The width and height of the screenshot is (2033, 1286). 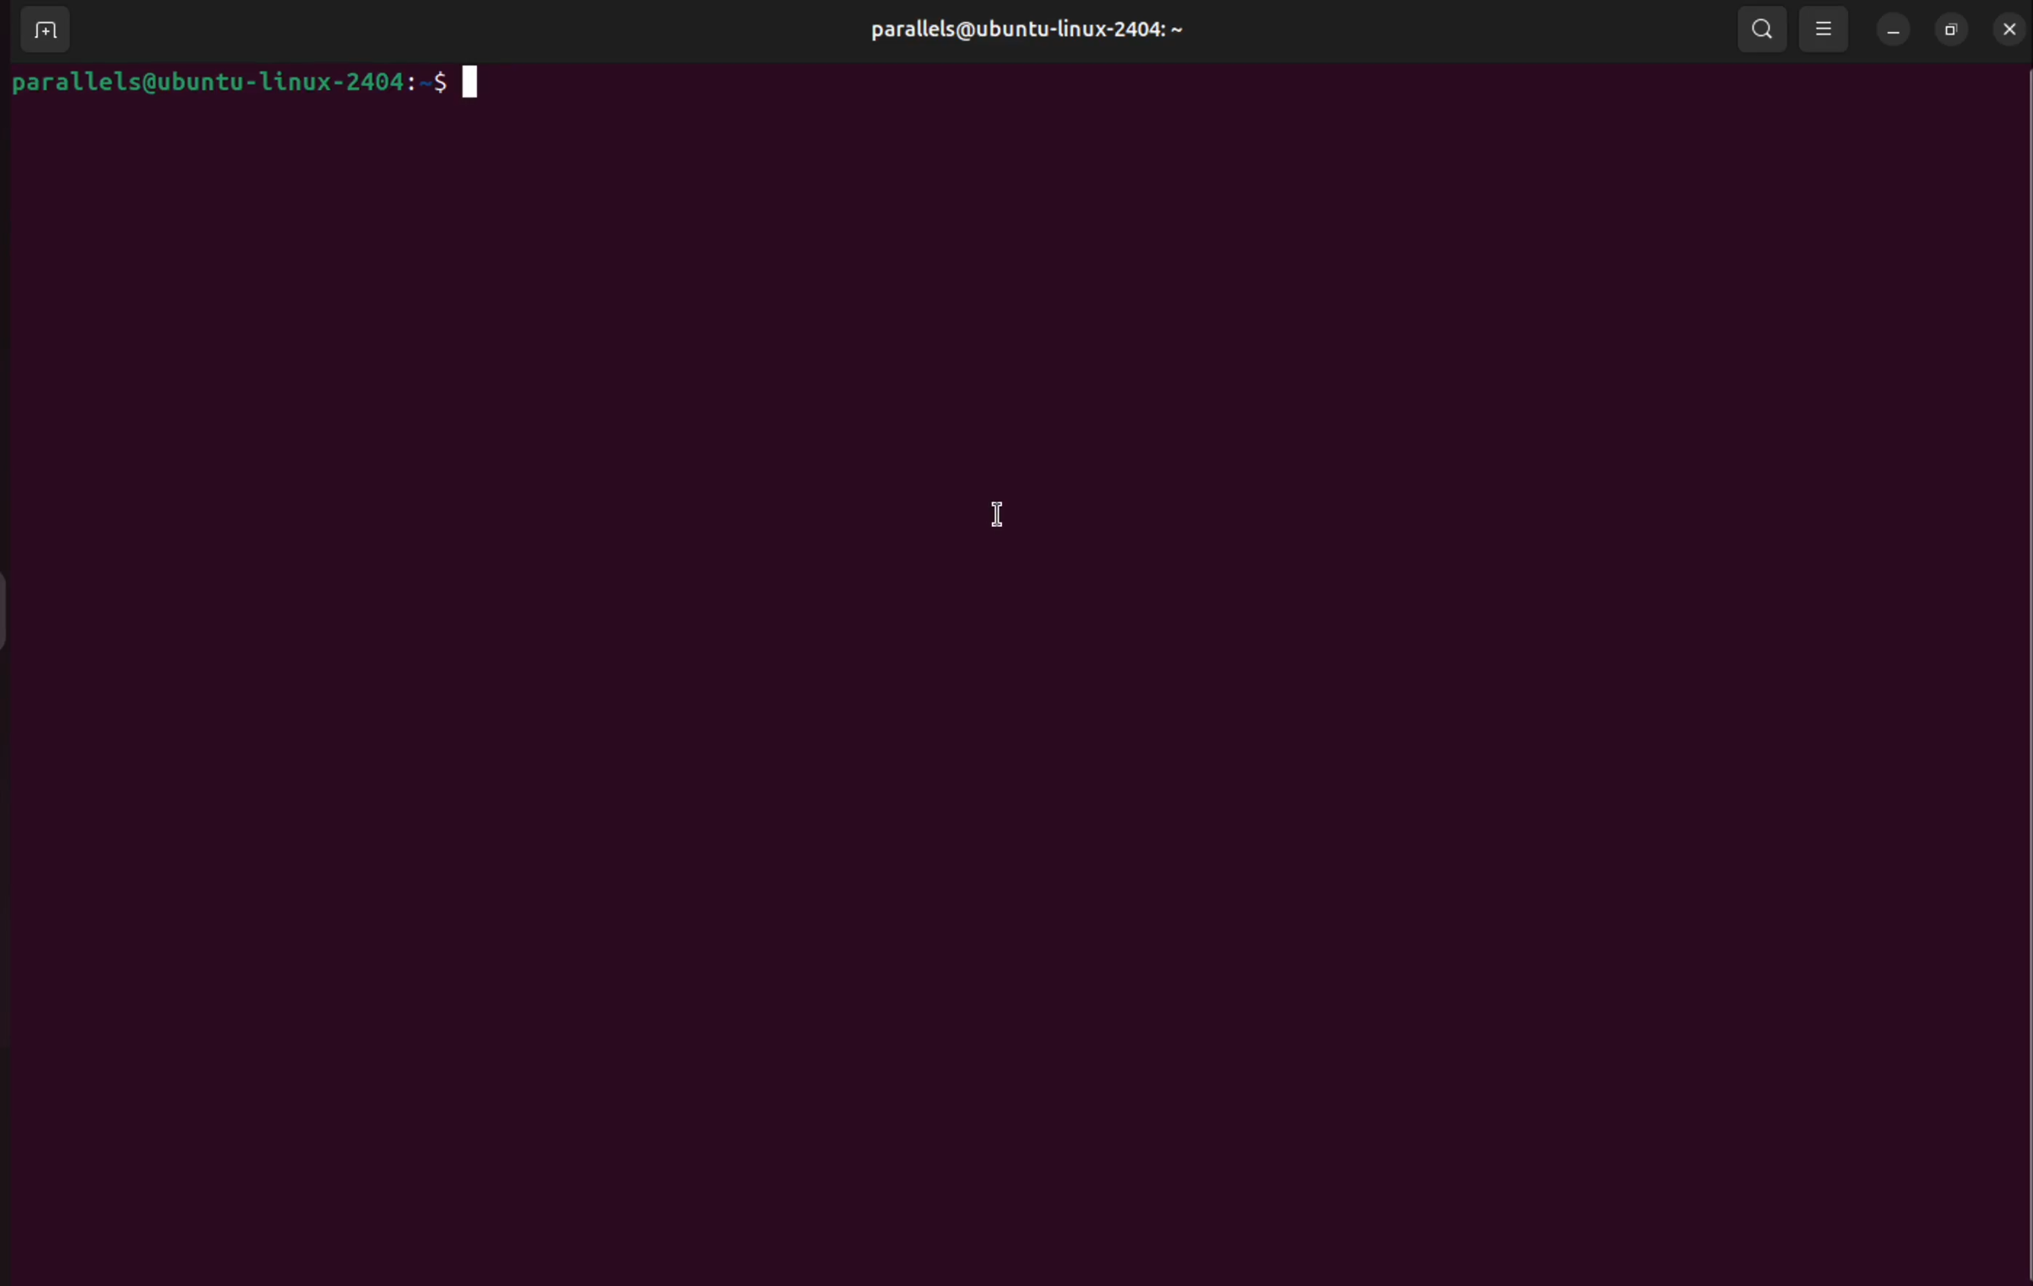 What do you see at coordinates (1894, 32) in the screenshot?
I see `minimize` at bounding box center [1894, 32].